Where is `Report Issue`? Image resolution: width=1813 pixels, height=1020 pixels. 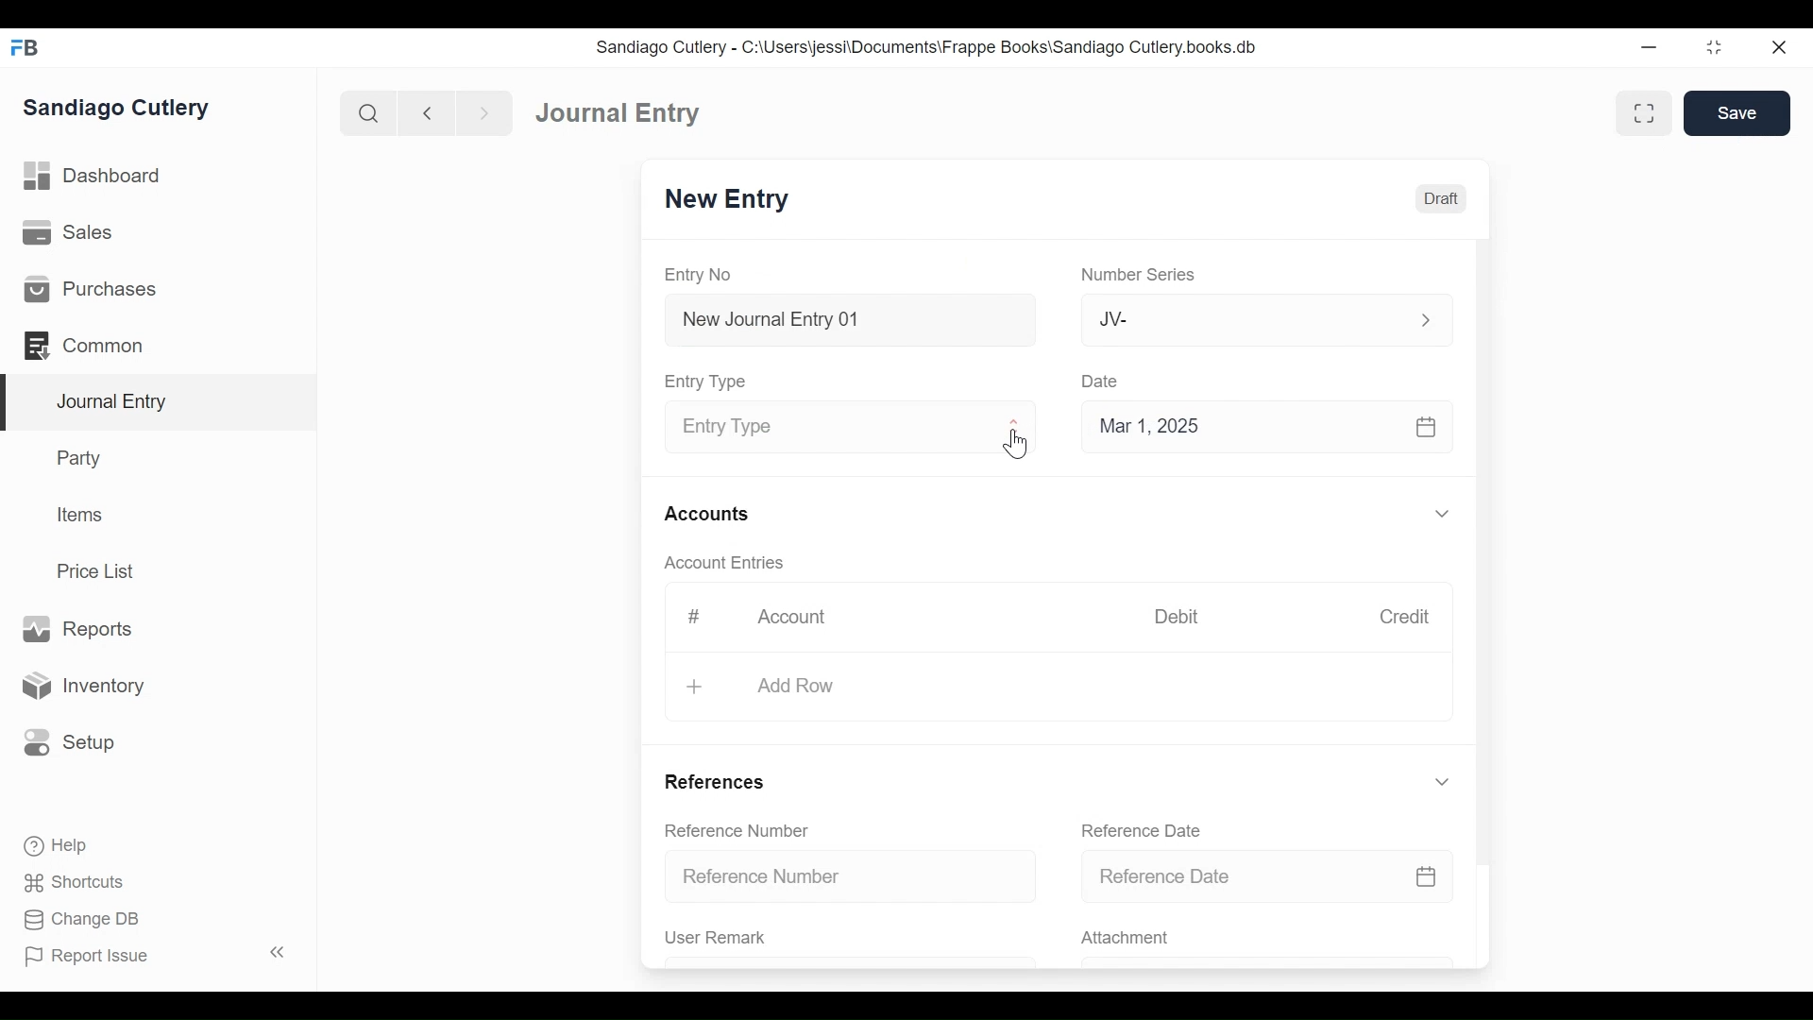 Report Issue is located at coordinates (94, 958).